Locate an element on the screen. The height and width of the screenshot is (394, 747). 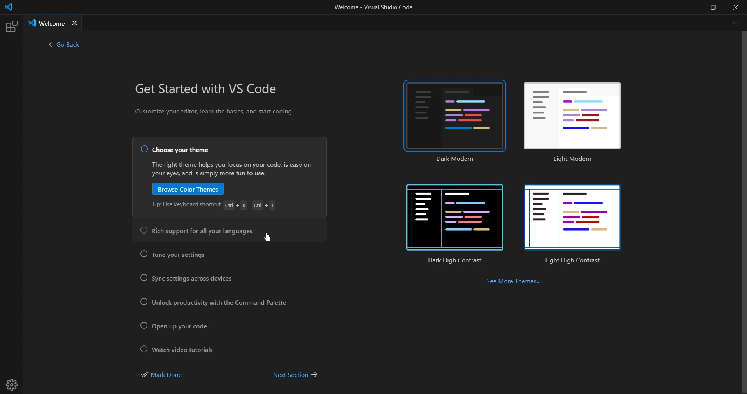
dark modern is located at coordinates (454, 160).